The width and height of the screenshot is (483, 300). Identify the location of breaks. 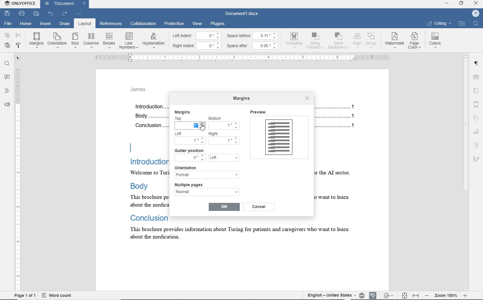
(108, 41).